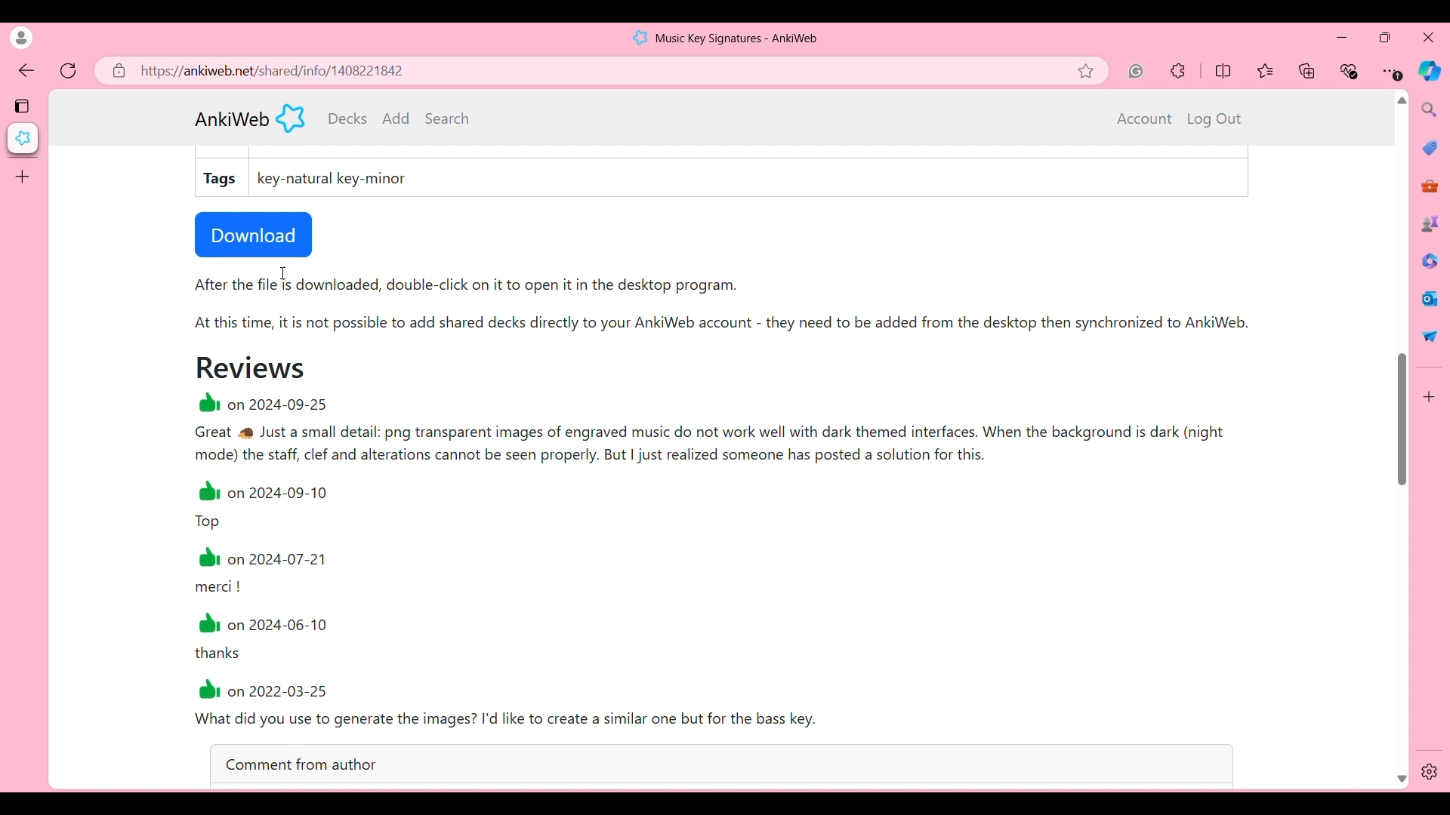  Describe the element at coordinates (291, 118) in the screenshot. I see `Software logo` at that location.